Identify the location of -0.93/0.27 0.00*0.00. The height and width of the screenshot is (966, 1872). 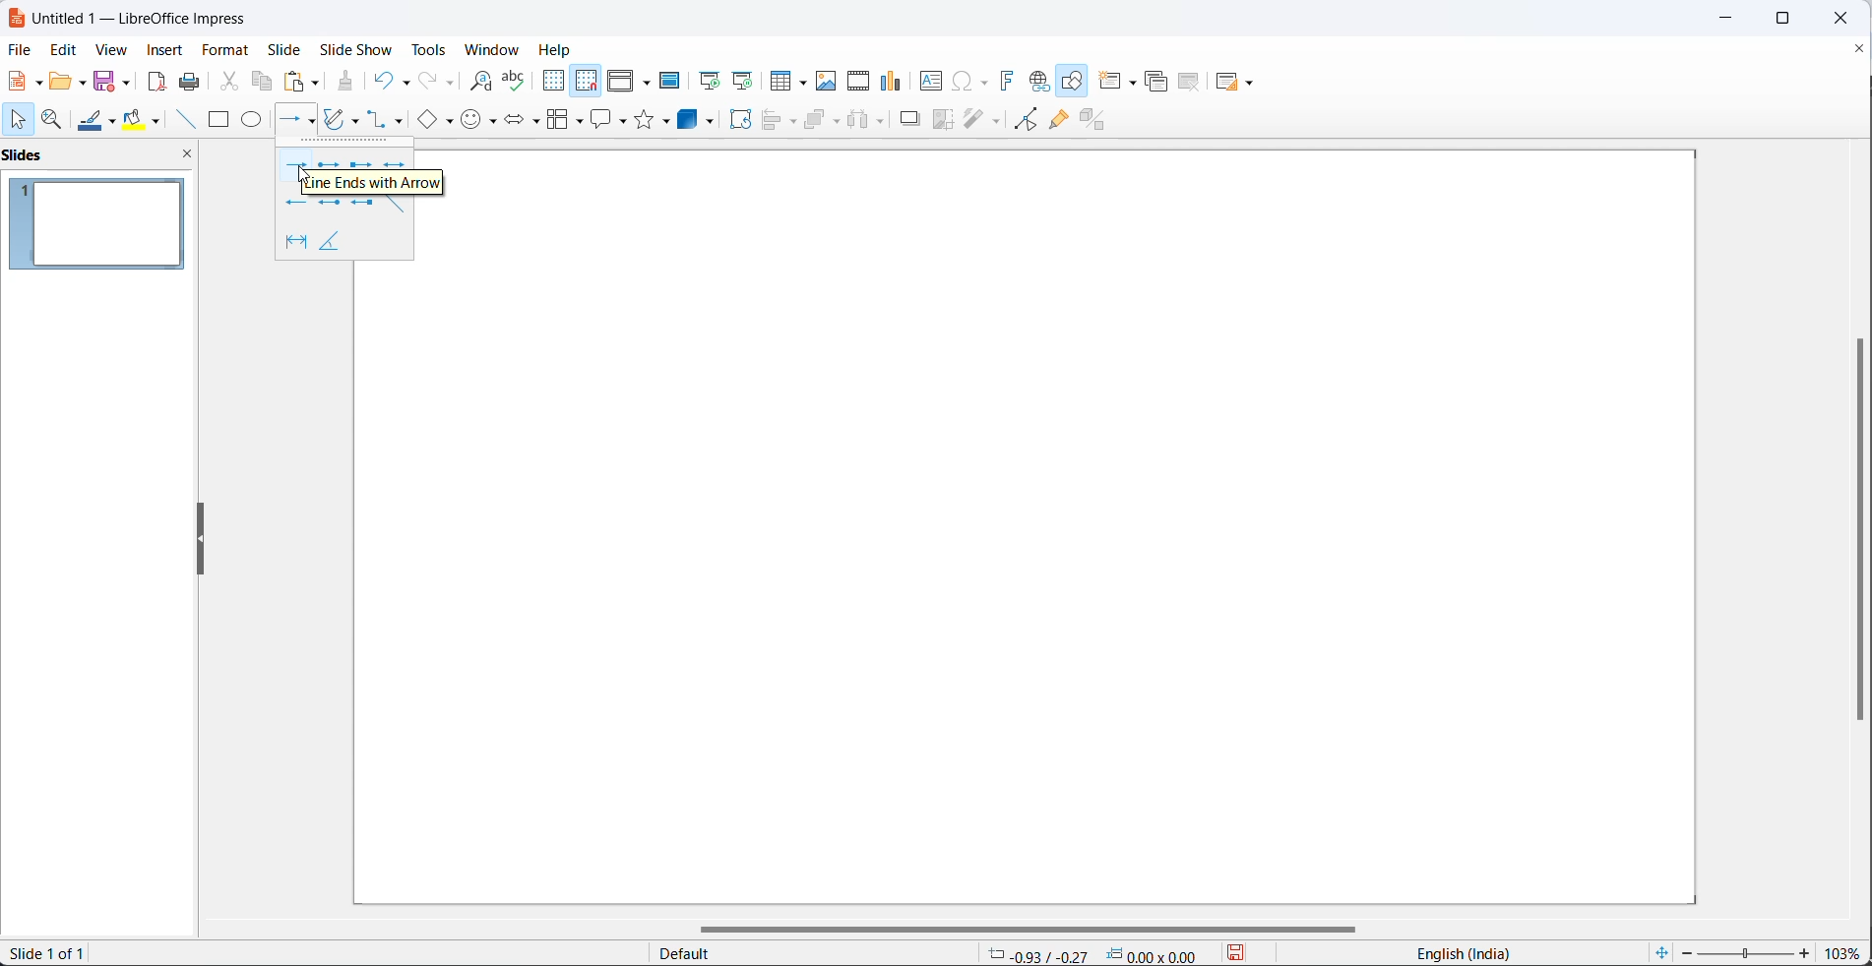
(1099, 953).